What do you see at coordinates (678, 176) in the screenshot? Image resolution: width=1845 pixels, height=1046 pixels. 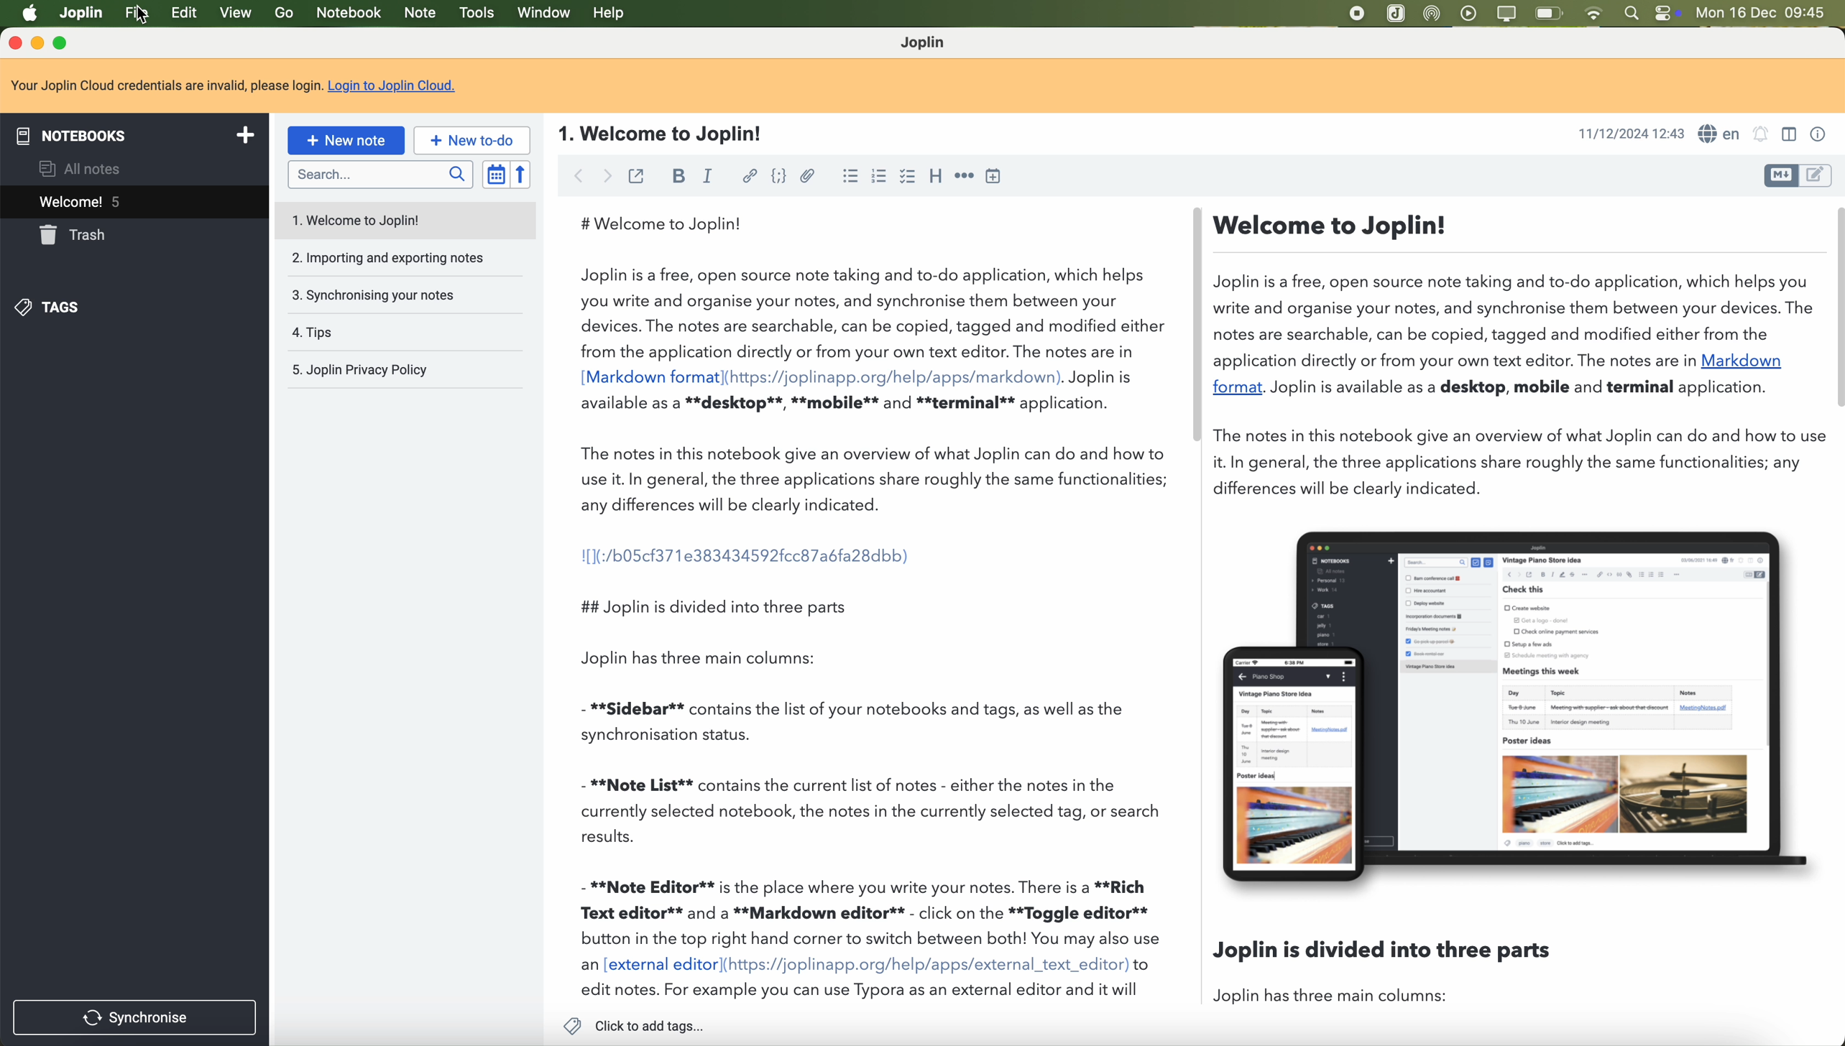 I see `bold` at bounding box center [678, 176].